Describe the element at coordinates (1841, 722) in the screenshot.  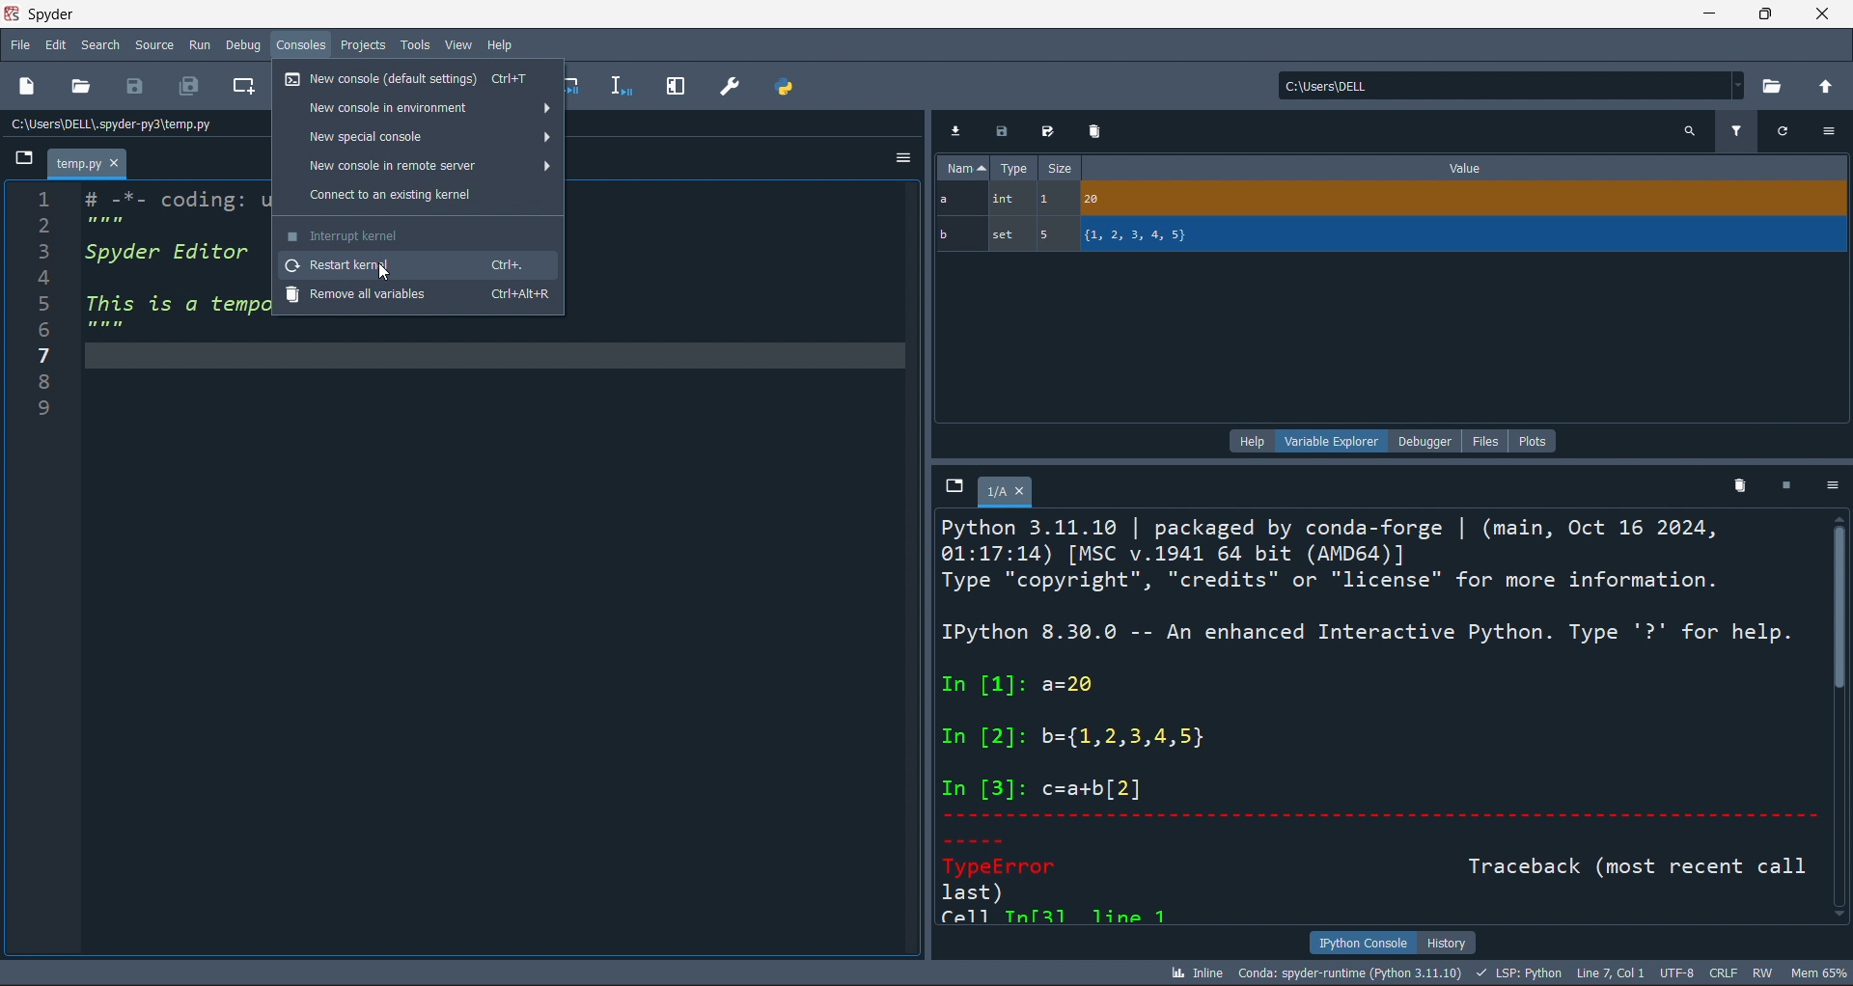
I see `vertical scroll bar` at that location.